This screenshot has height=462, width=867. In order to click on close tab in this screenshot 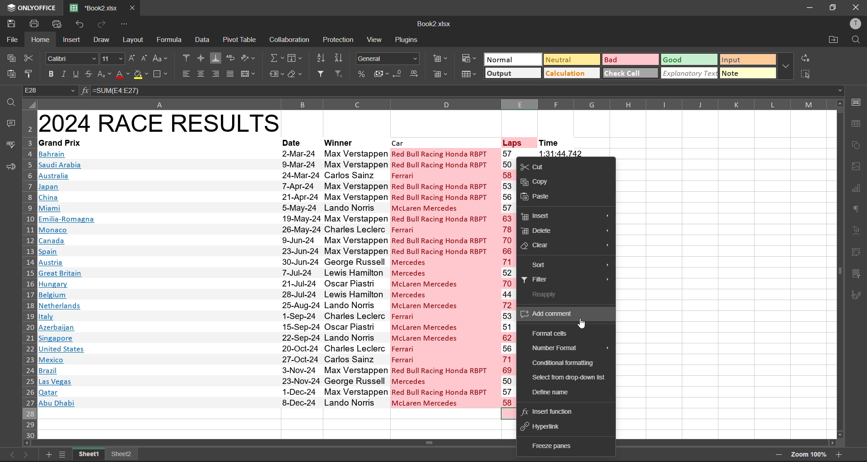, I will do `click(136, 8)`.